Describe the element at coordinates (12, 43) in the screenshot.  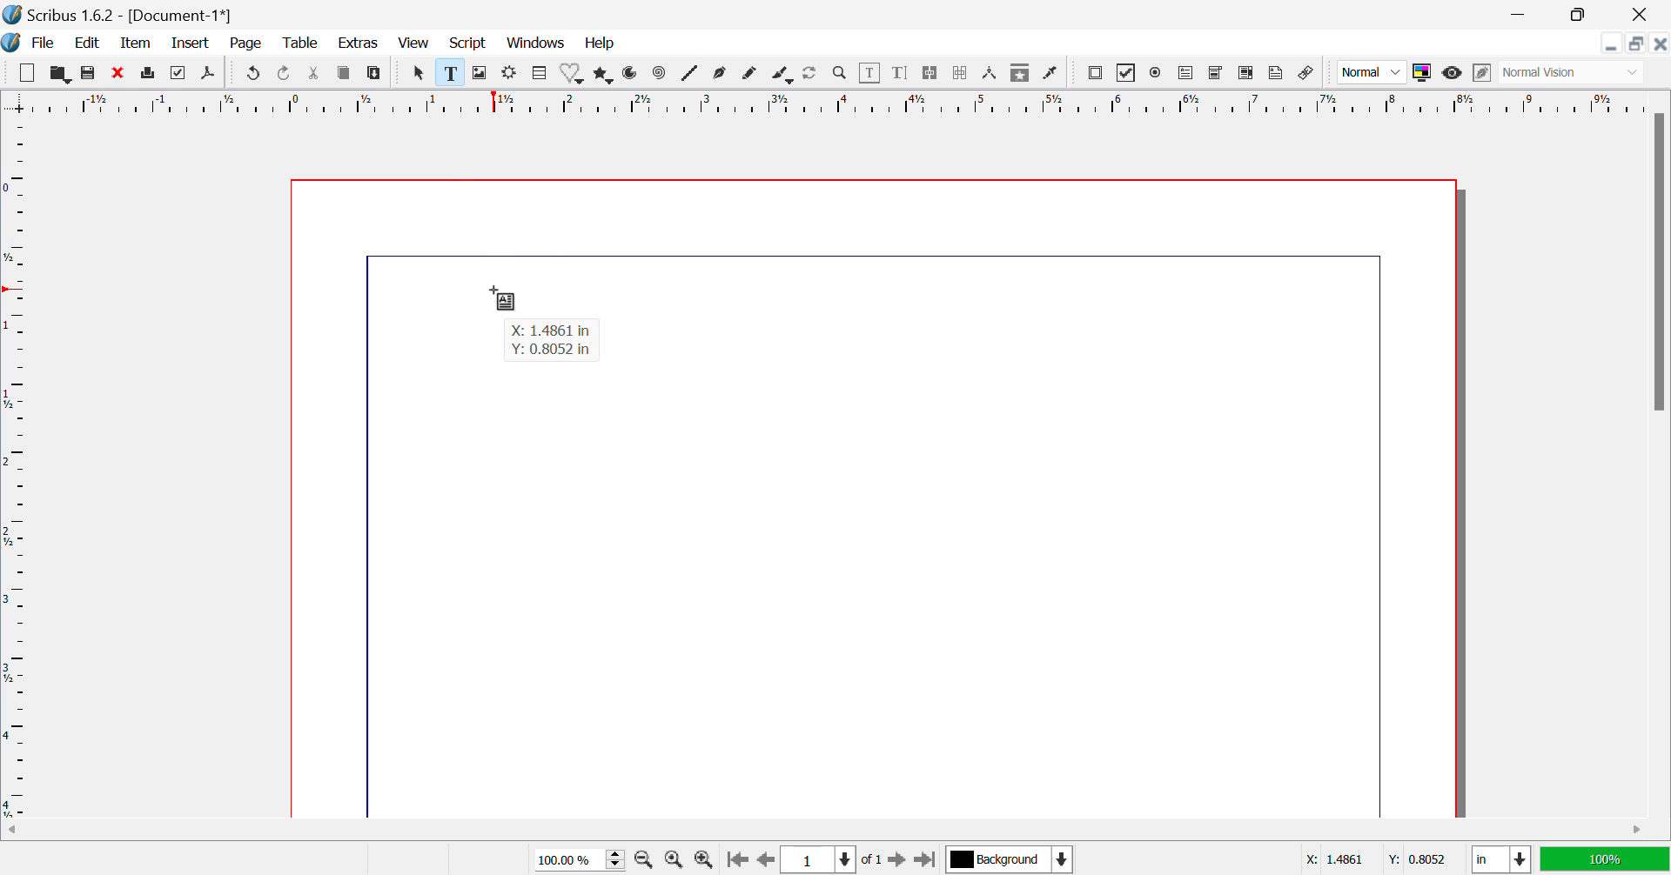
I see `Scribus Logo` at that location.